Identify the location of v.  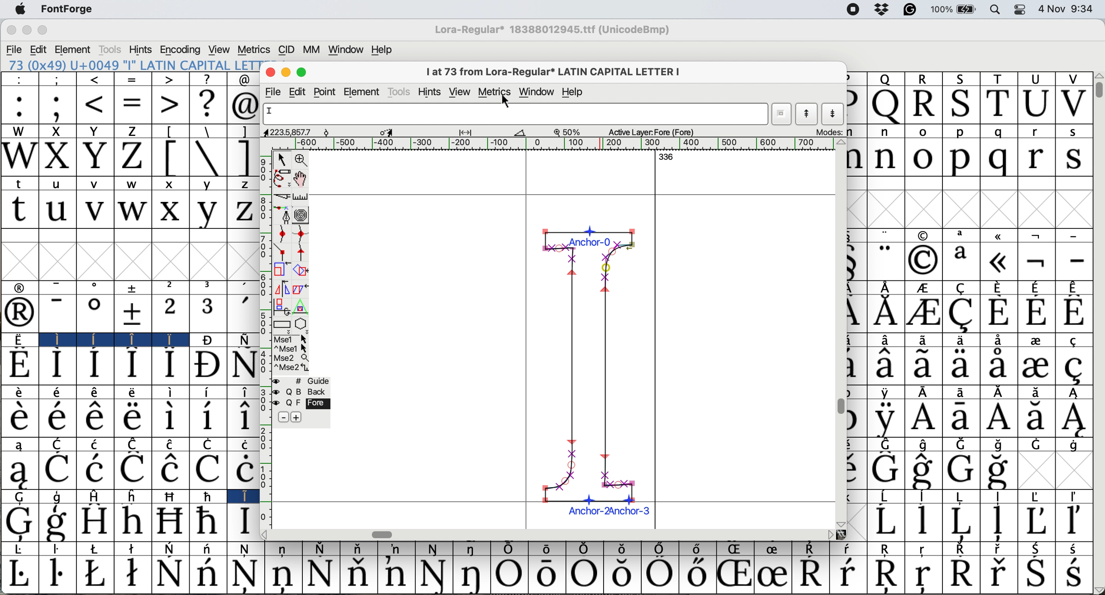
(96, 185).